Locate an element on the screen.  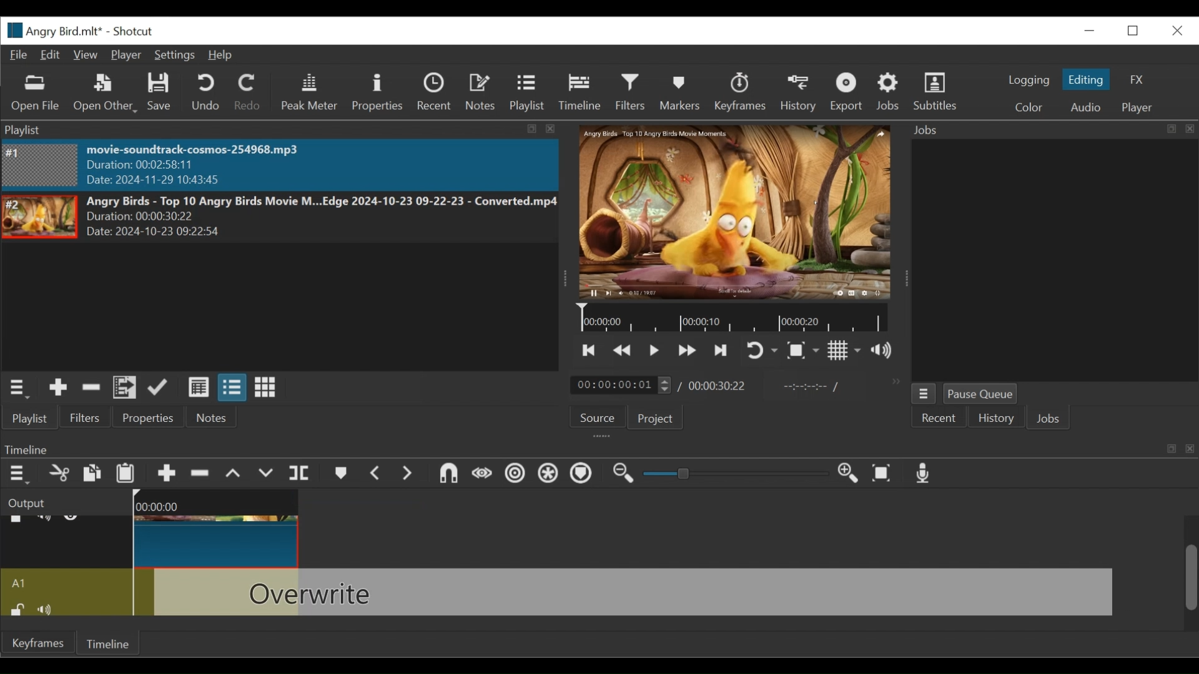
Timeline is located at coordinates (734, 318).